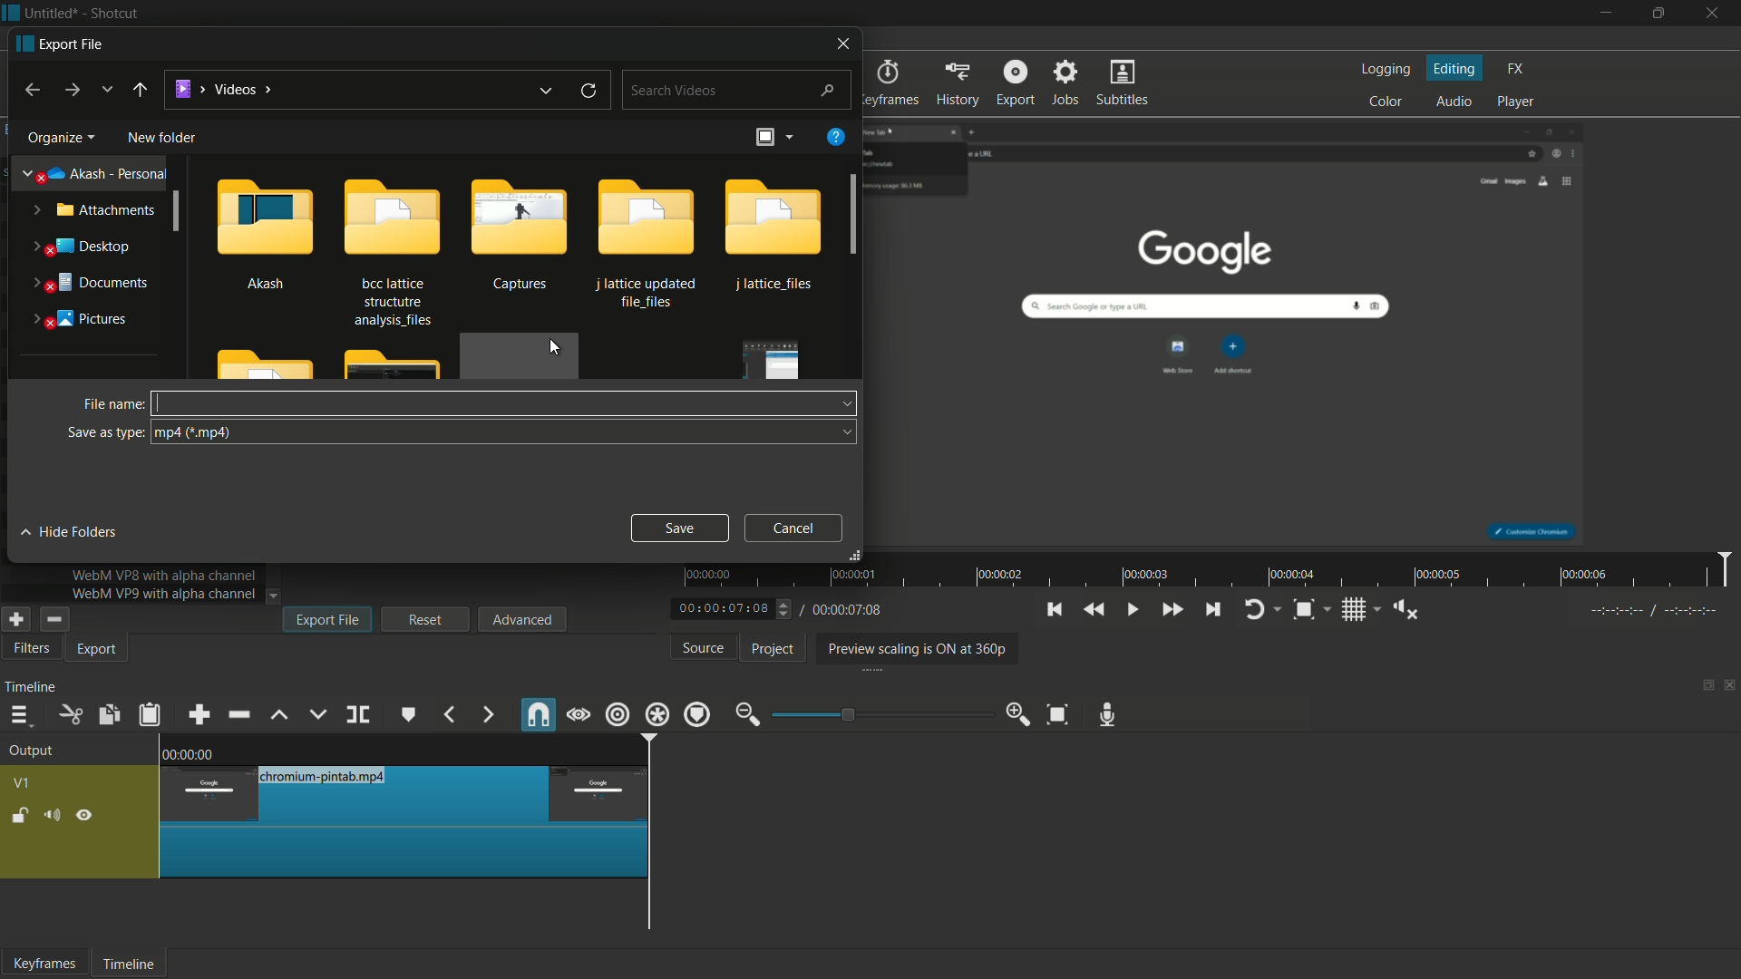 The width and height of the screenshot is (1741, 979). Describe the element at coordinates (281, 716) in the screenshot. I see `lift` at that location.